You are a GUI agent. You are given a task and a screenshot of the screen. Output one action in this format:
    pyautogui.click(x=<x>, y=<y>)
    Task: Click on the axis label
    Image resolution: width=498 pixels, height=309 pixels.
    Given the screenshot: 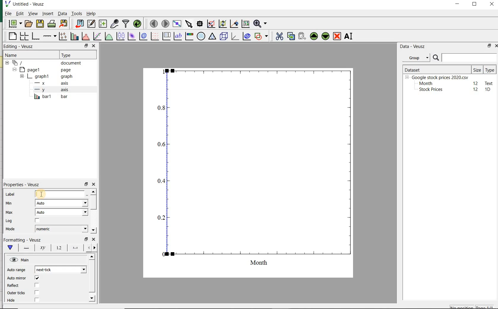 What is the action you would take?
    pyautogui.click(x=43, y=248)
    